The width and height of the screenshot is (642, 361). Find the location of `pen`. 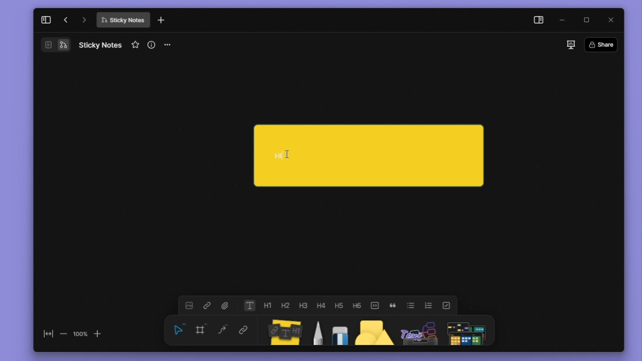

pen is located at coordinates (319, 331).